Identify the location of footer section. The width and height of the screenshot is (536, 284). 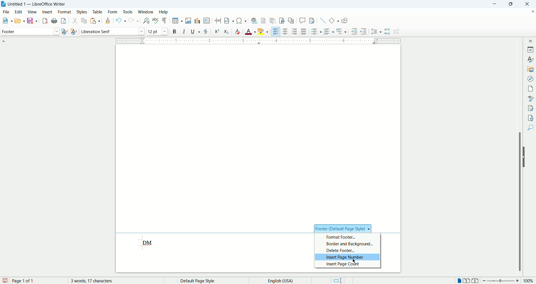
(344, 227).